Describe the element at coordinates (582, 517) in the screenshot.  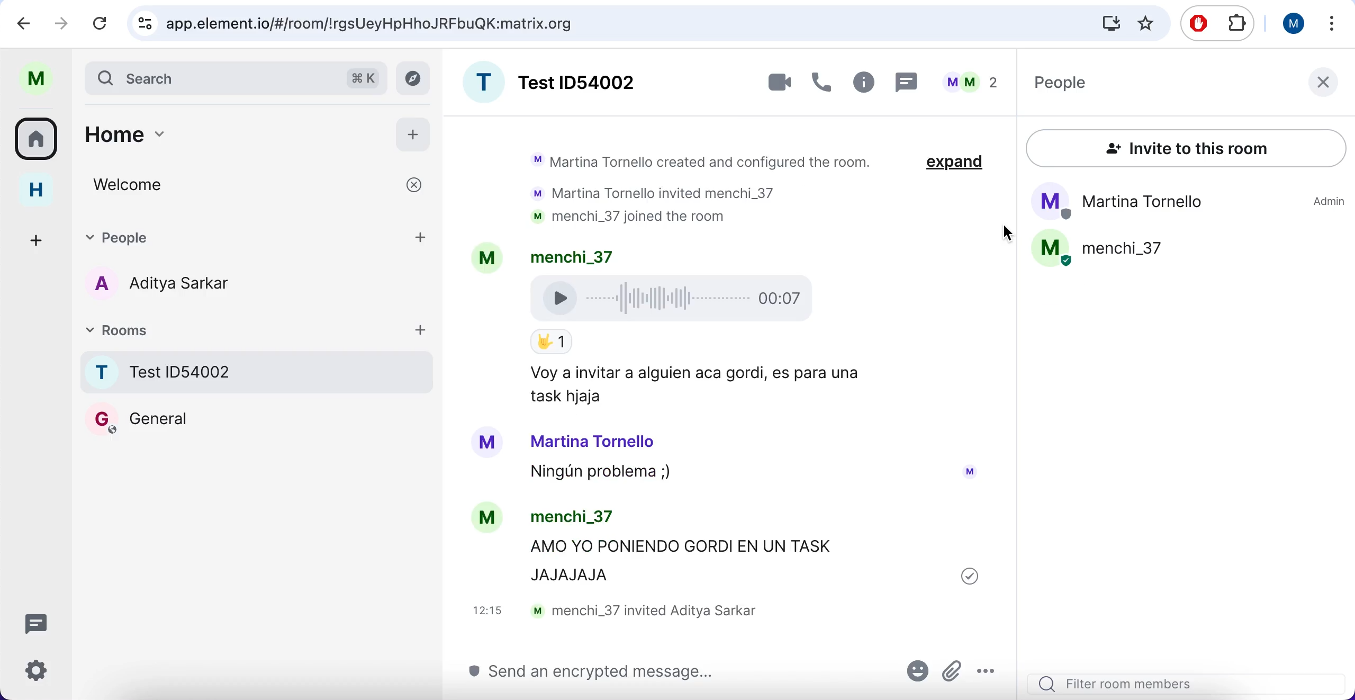
I see `menchi_37` at that location.